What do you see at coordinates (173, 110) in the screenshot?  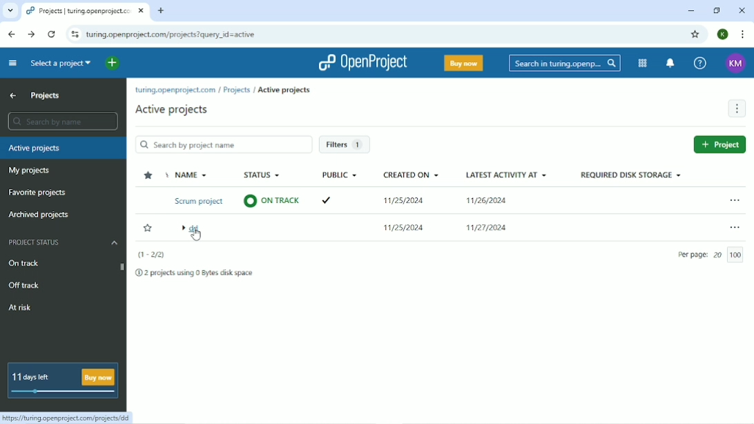 I see `Active projects` at bounding box center [173, 110].